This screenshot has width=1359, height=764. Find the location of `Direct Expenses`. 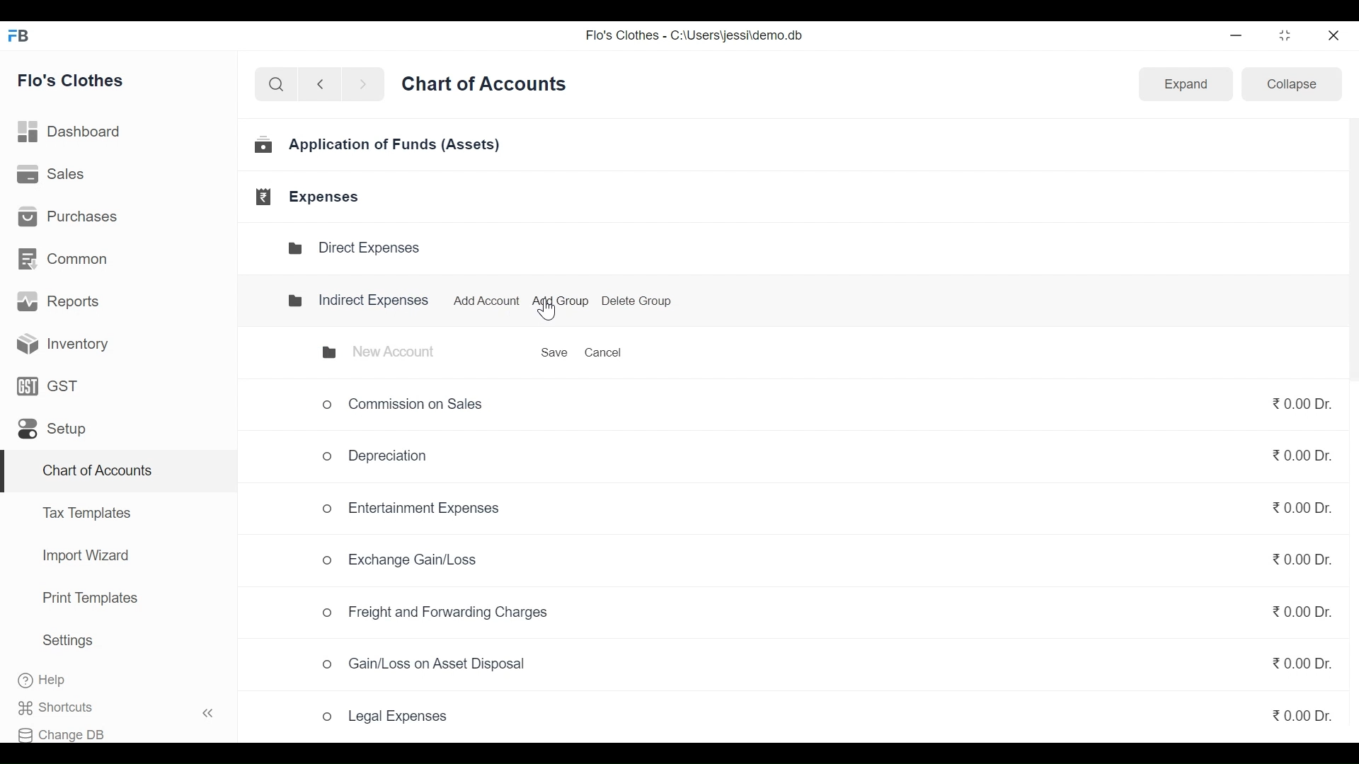

Direct Expenses is located at coordinates (361, 248).